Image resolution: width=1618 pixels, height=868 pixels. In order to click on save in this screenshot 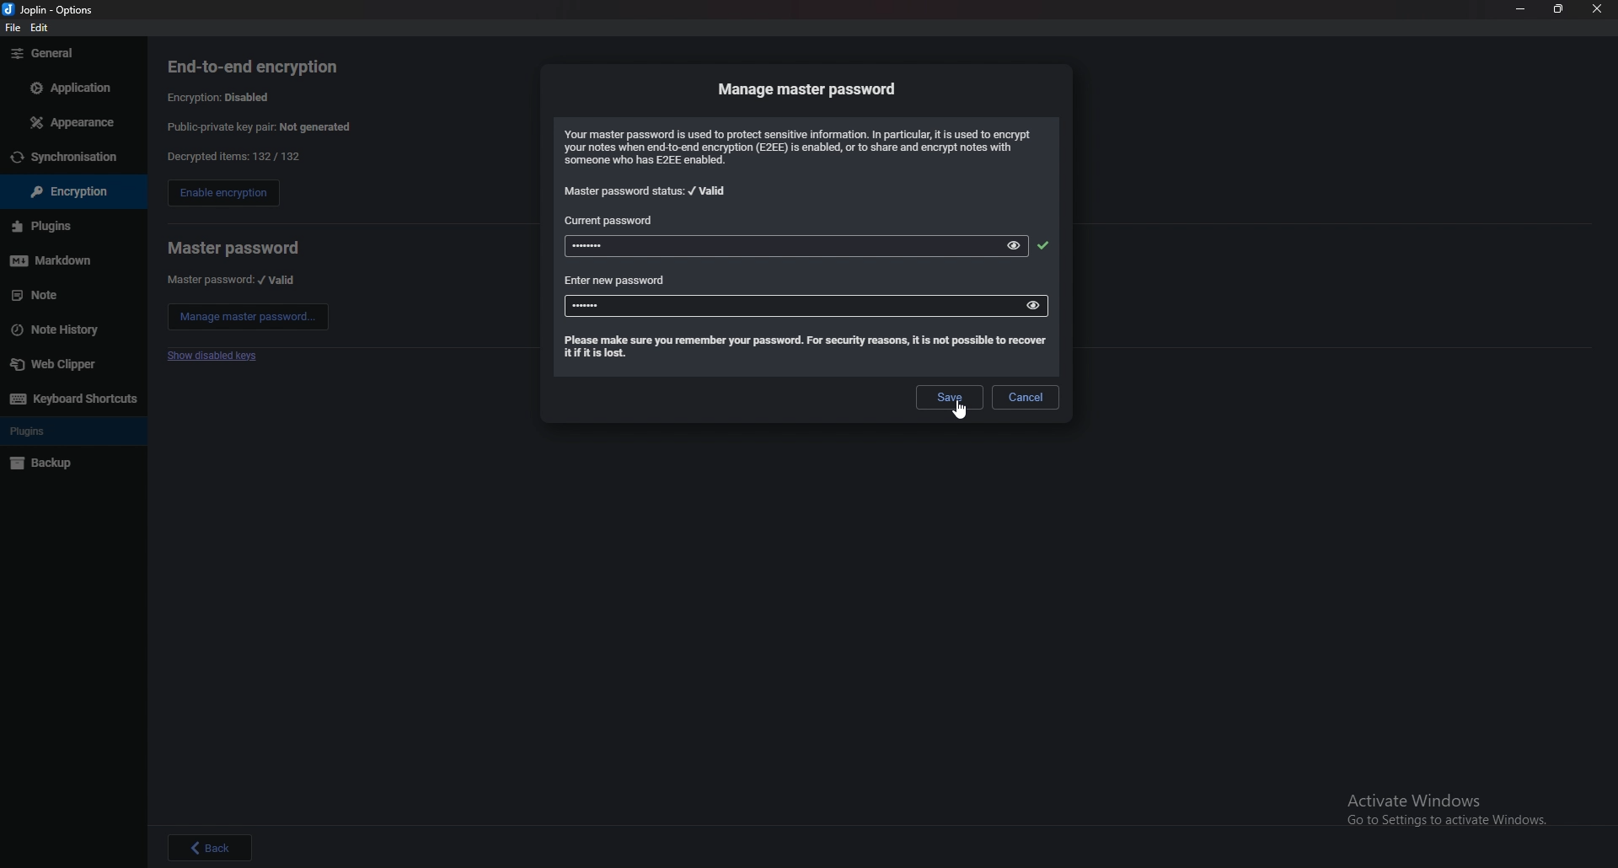, I will do `click(947, 399)`.